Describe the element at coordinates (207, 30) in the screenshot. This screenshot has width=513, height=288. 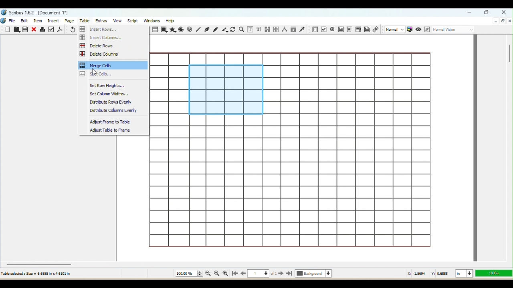
I see `Bezier curve` at that location.